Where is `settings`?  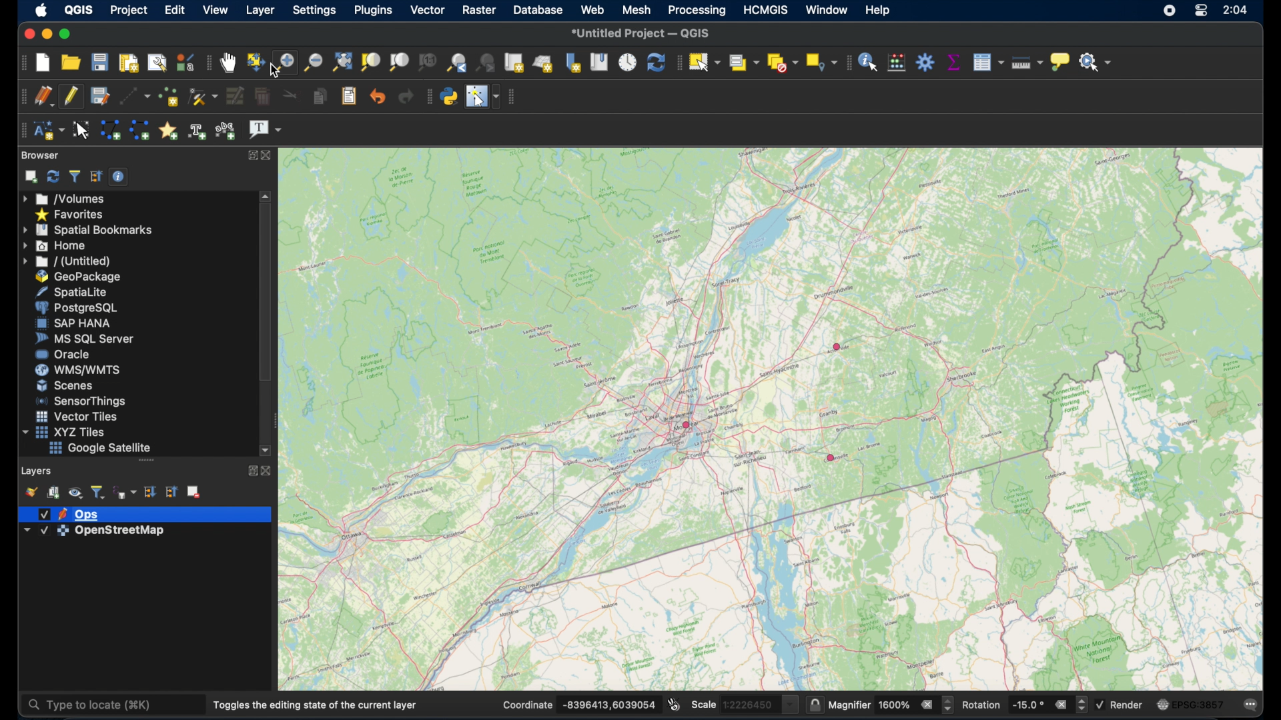
settings is located at coordinates (316, 11).